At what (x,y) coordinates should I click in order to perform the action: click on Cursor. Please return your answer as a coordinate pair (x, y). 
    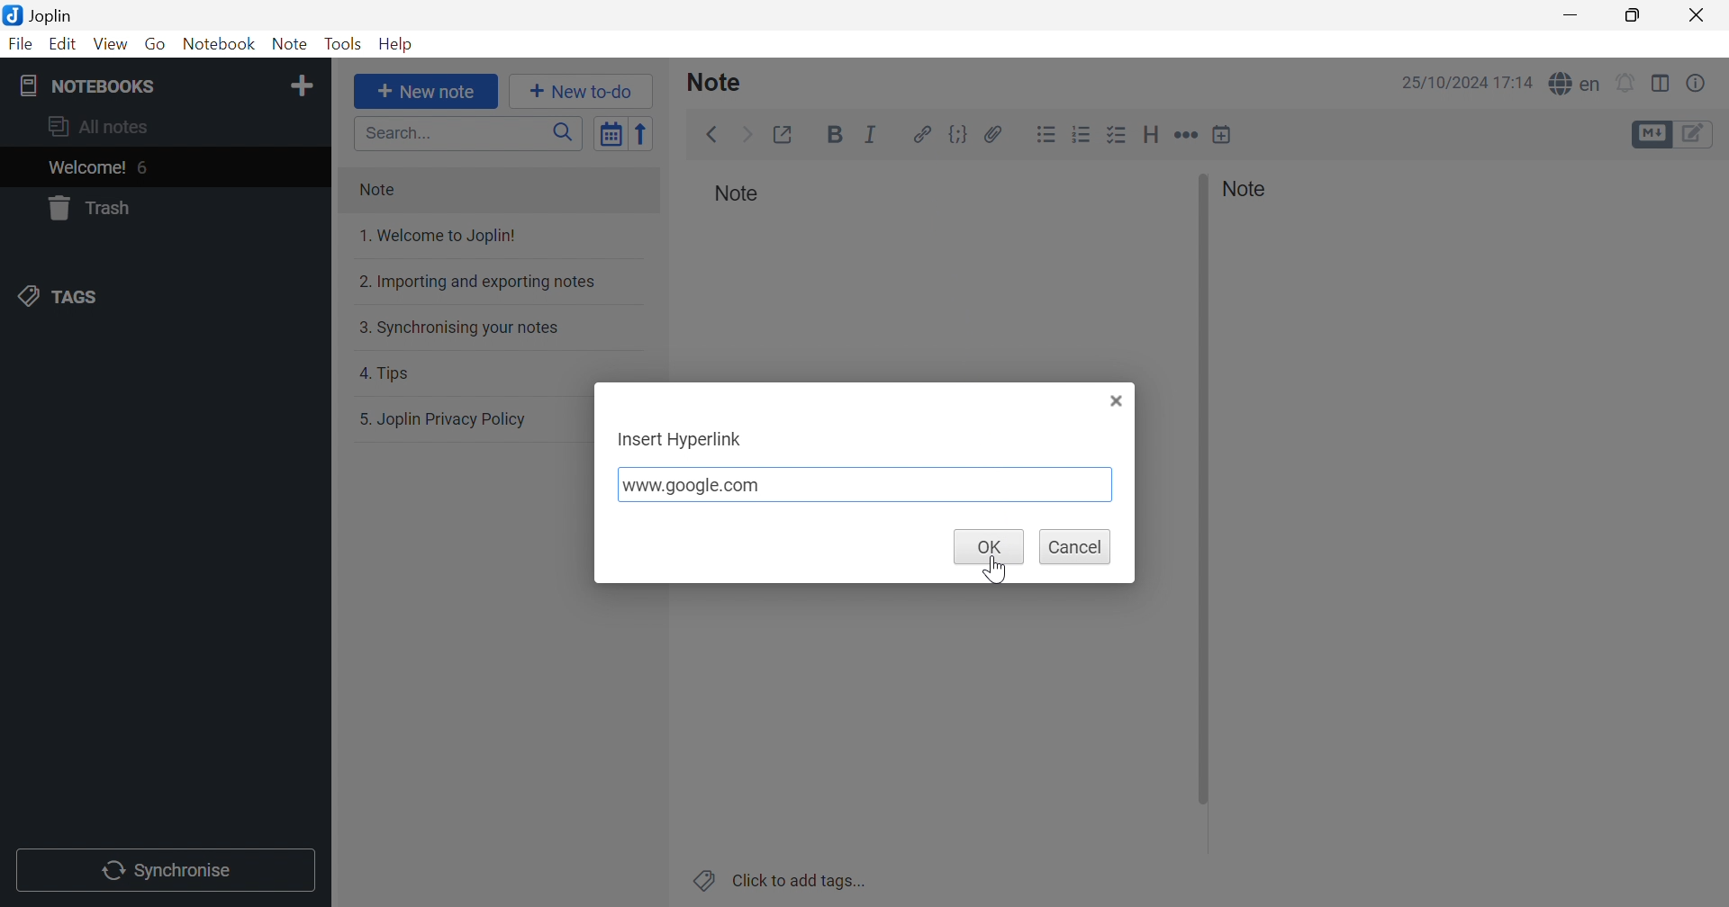
    Looking at the image, I should click on (991, 571).